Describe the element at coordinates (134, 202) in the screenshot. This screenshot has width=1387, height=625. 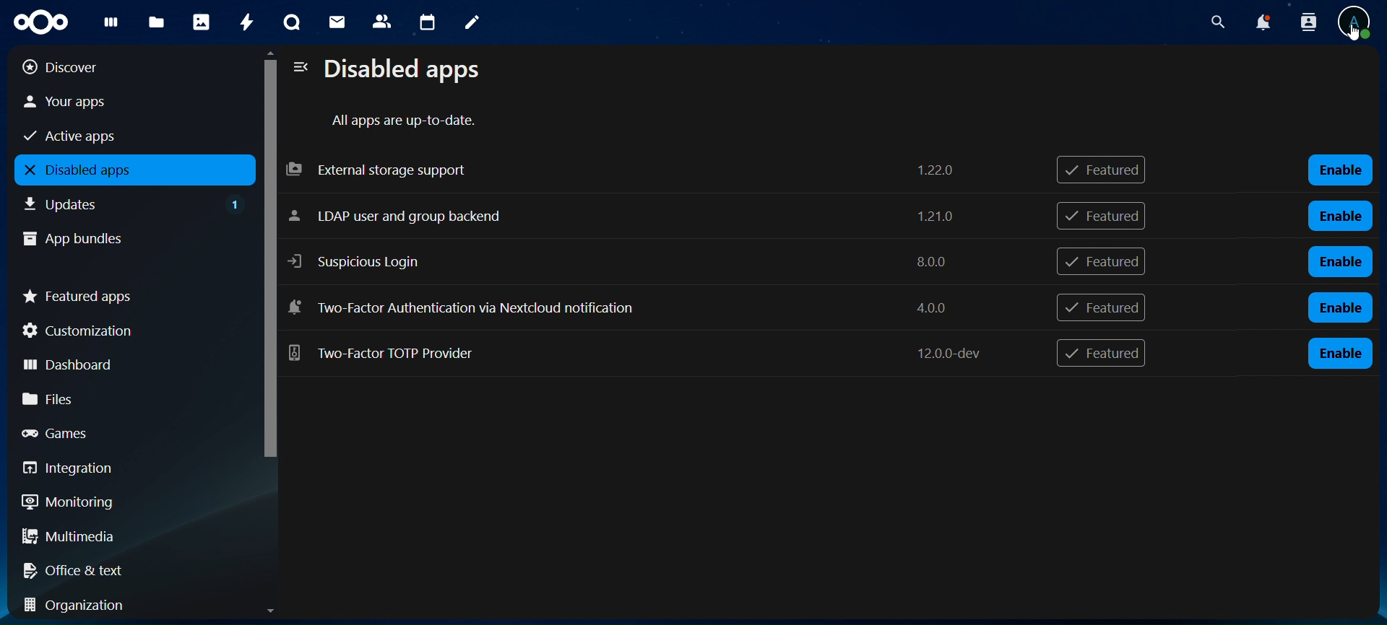
I see `updates` at that location.